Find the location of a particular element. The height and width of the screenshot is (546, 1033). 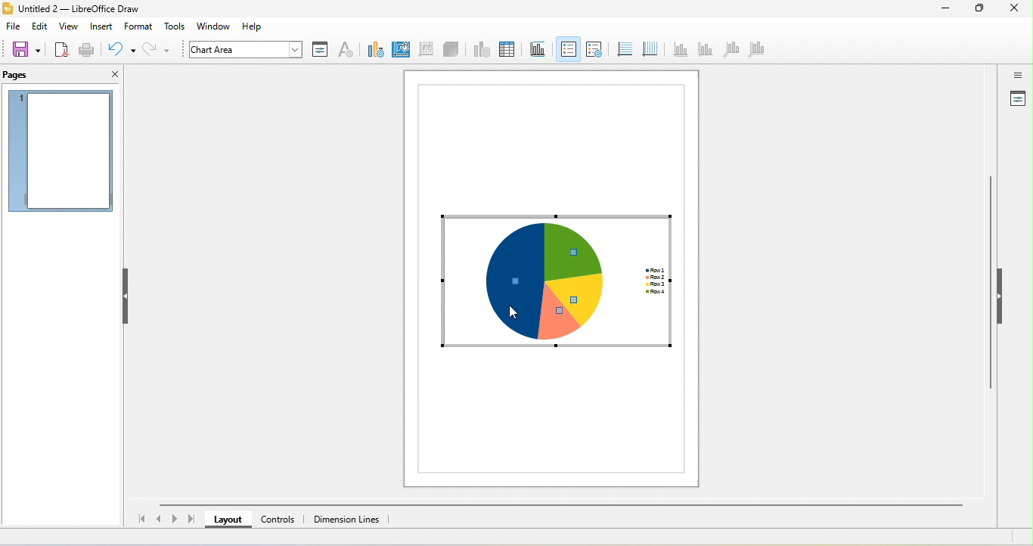

maximize is located at coordinates (979, 9).